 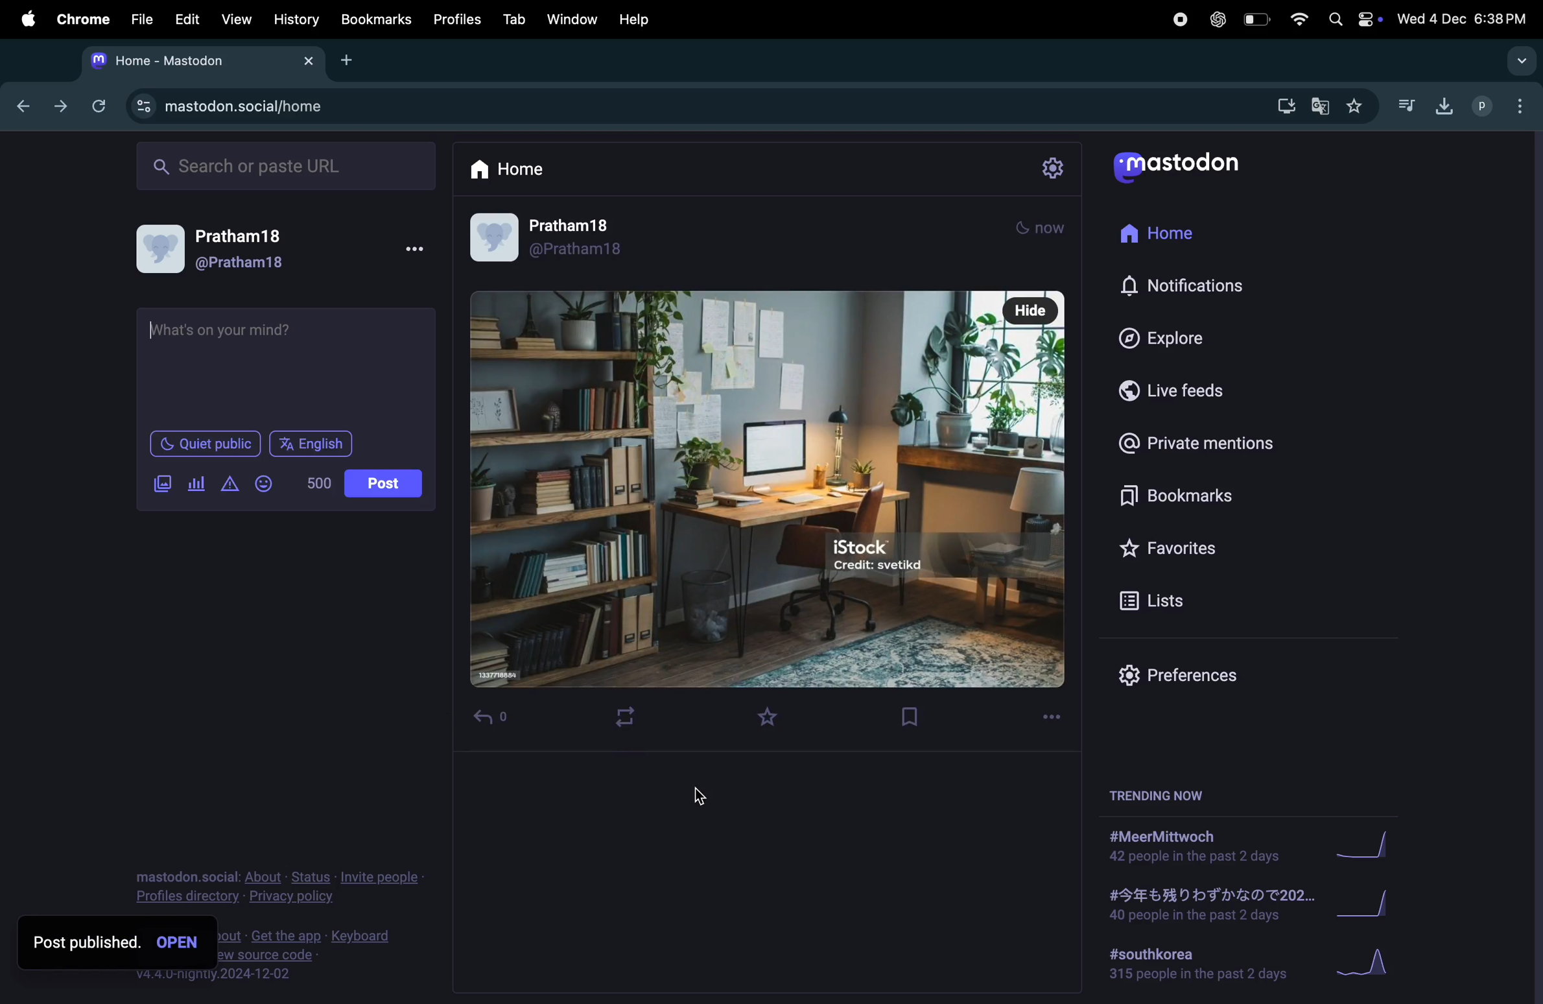 I want to click on add tab, so click(x=350, y=66).